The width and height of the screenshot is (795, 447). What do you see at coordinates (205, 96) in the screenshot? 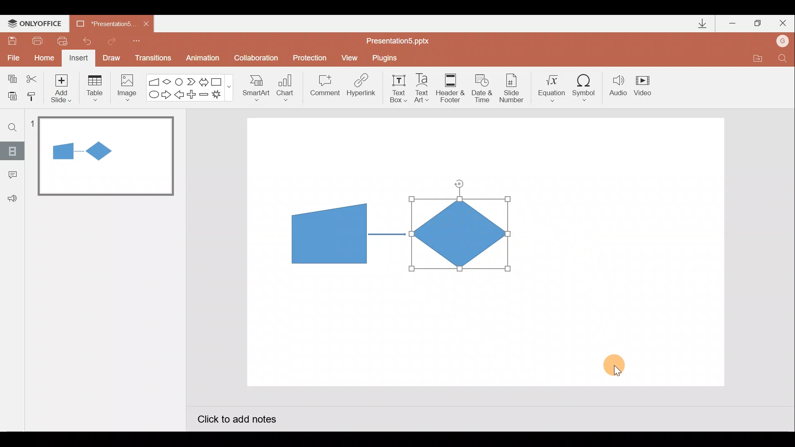
I see `Minus` at bounding box center [205, 96].